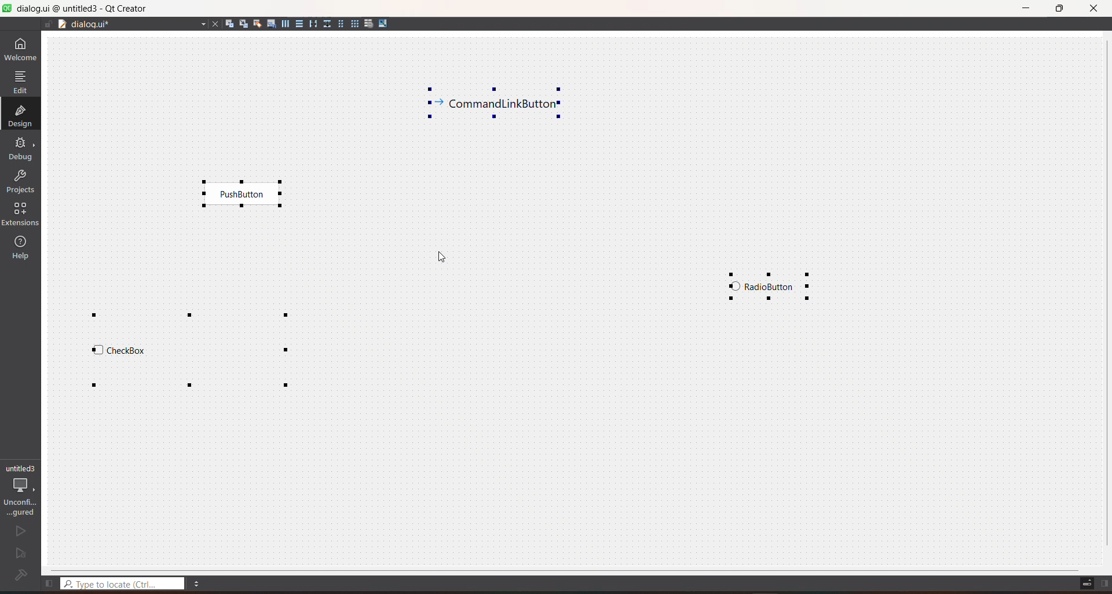  Describe the element at coordinates (20, 149) in the screenshot. I see `debug` at that location.